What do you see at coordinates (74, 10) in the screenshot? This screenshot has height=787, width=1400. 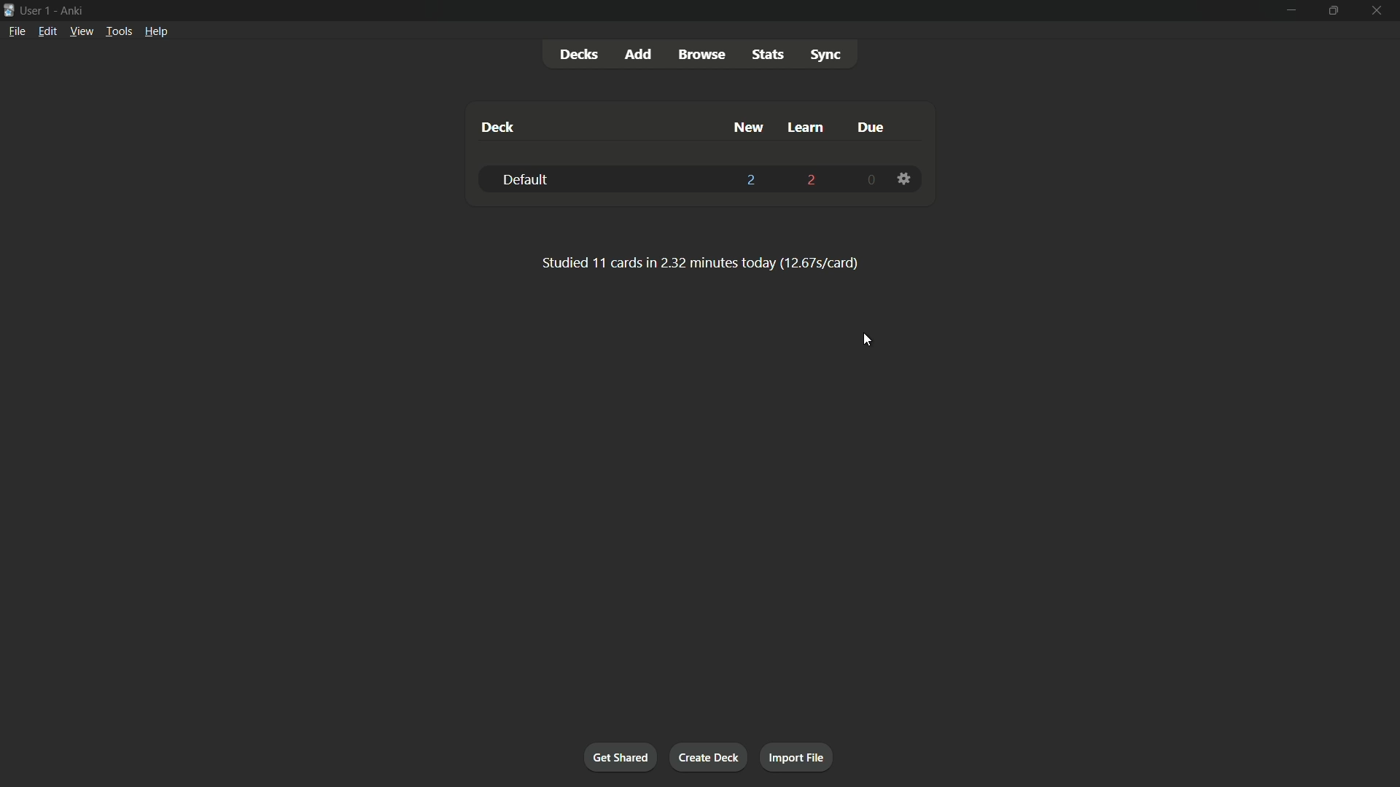 I see `app name` at bounding box center [74, 10].